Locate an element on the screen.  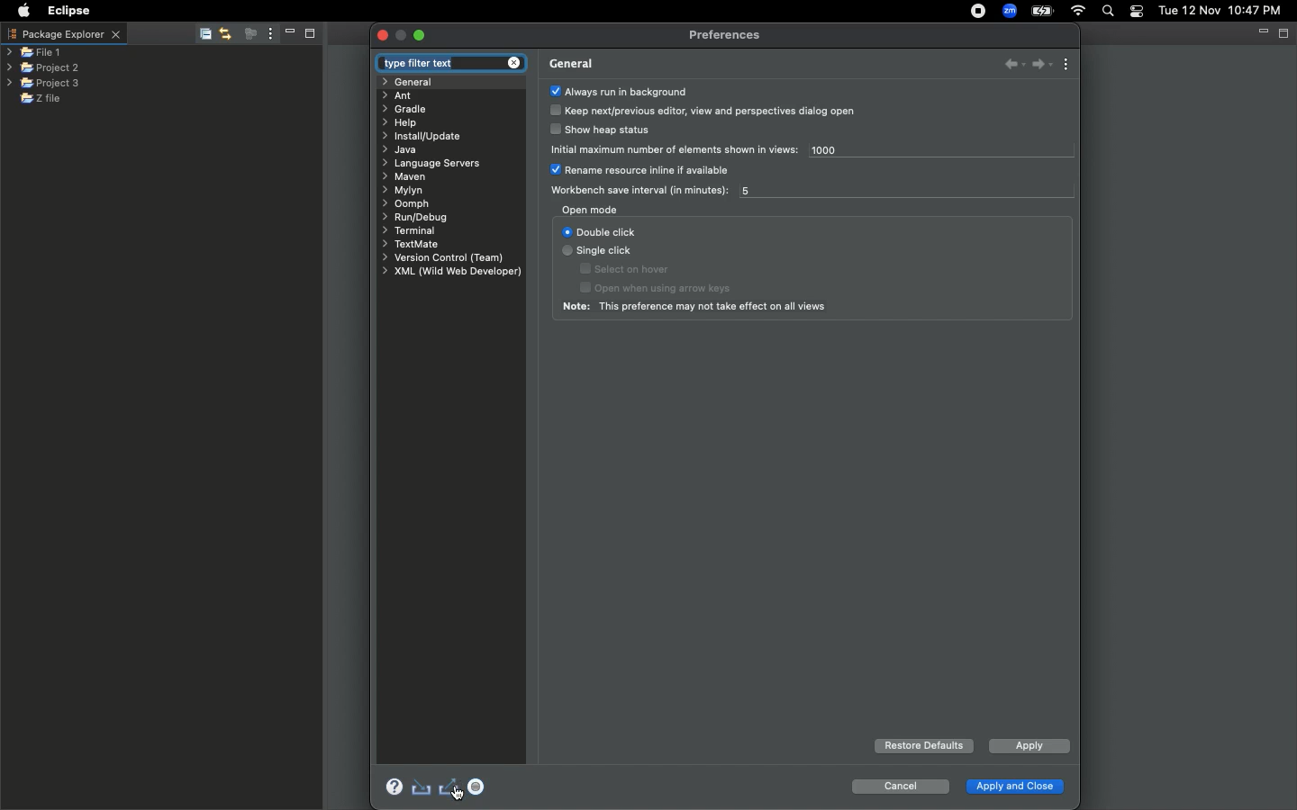
Install/update is located at coordinates (429, 135).